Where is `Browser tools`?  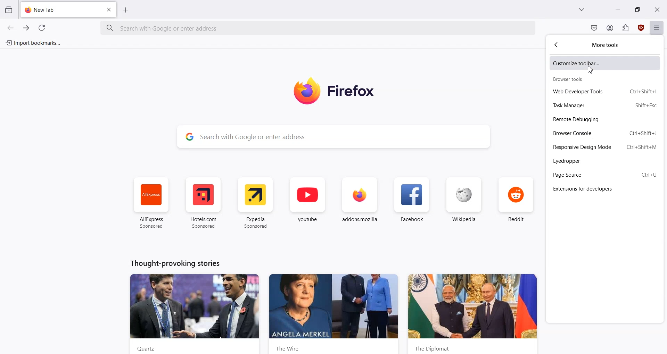 Browser tools is located at coordinates (583, 79).